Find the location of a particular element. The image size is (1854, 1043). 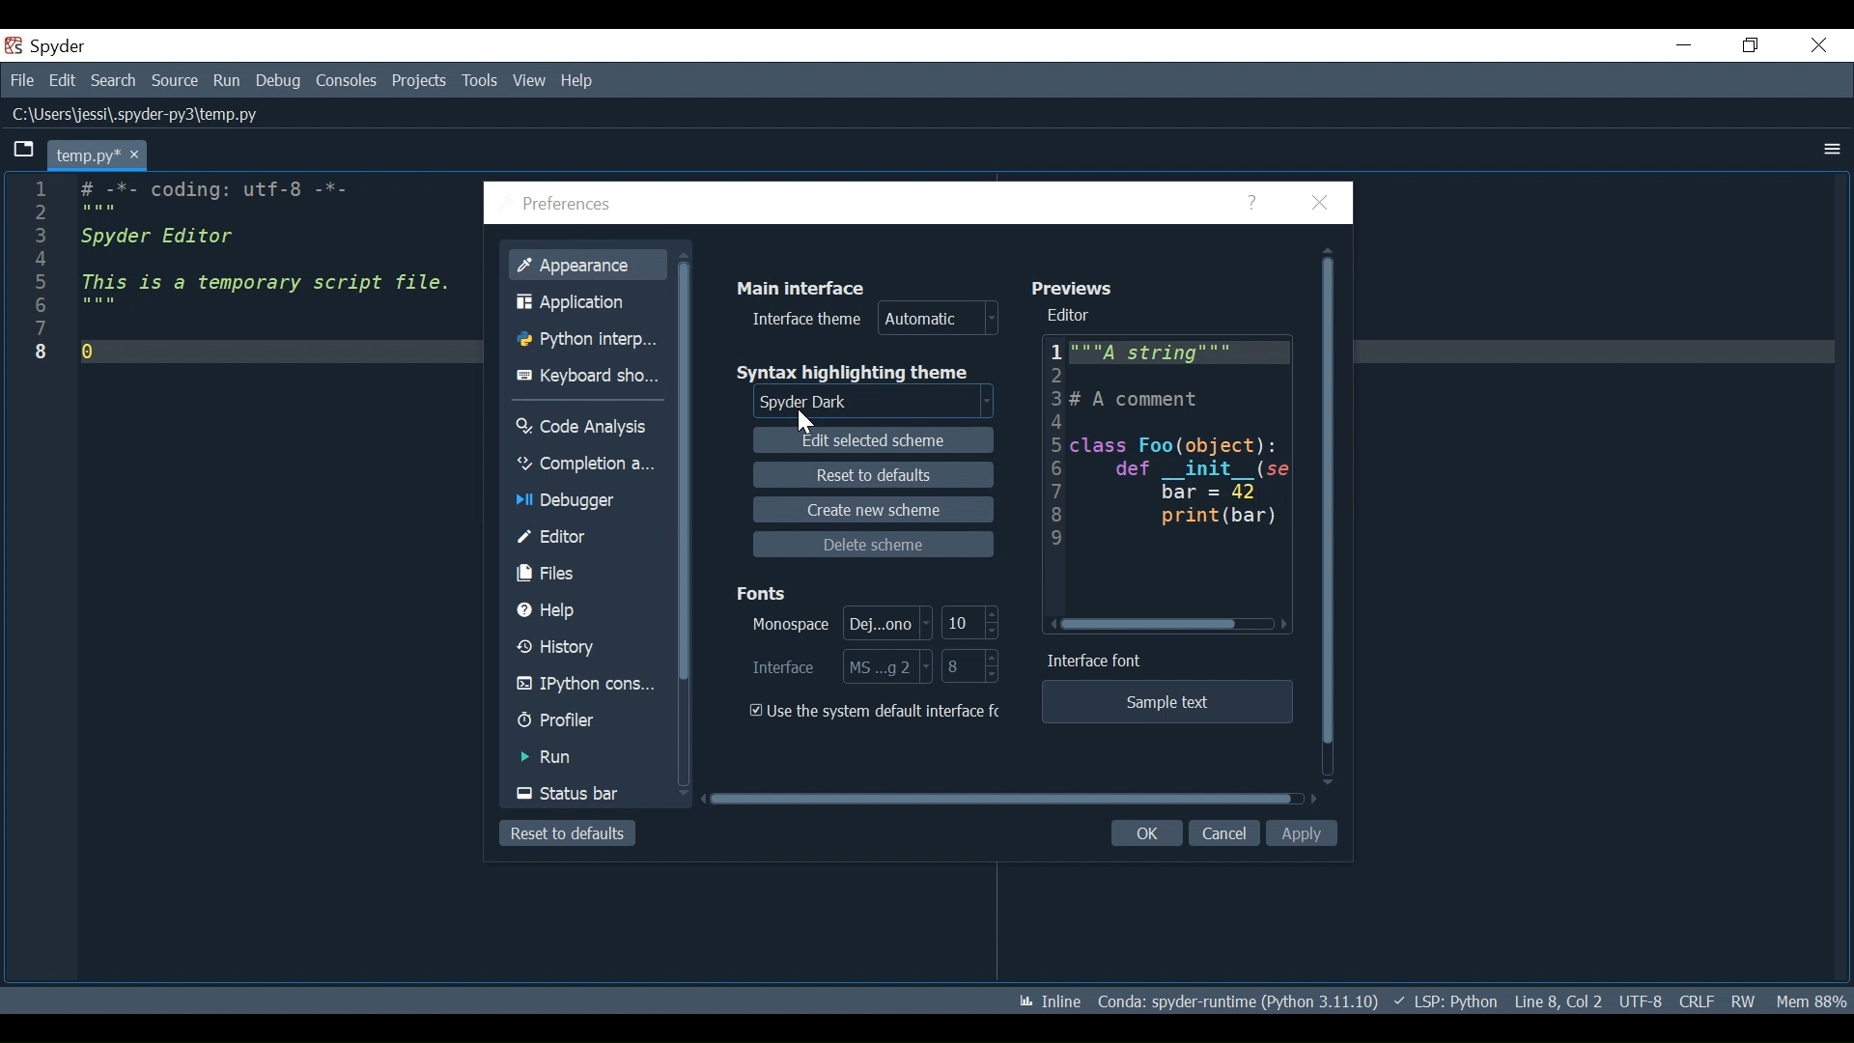

File Path is located at coordinates (147, 112).